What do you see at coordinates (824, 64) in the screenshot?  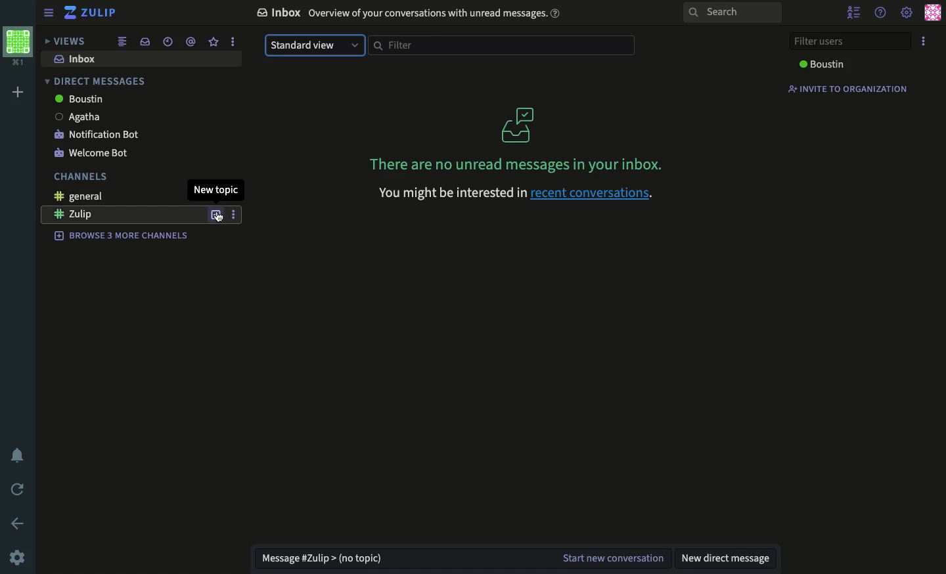 I see `Boustin` at bounding box center [824, 64].